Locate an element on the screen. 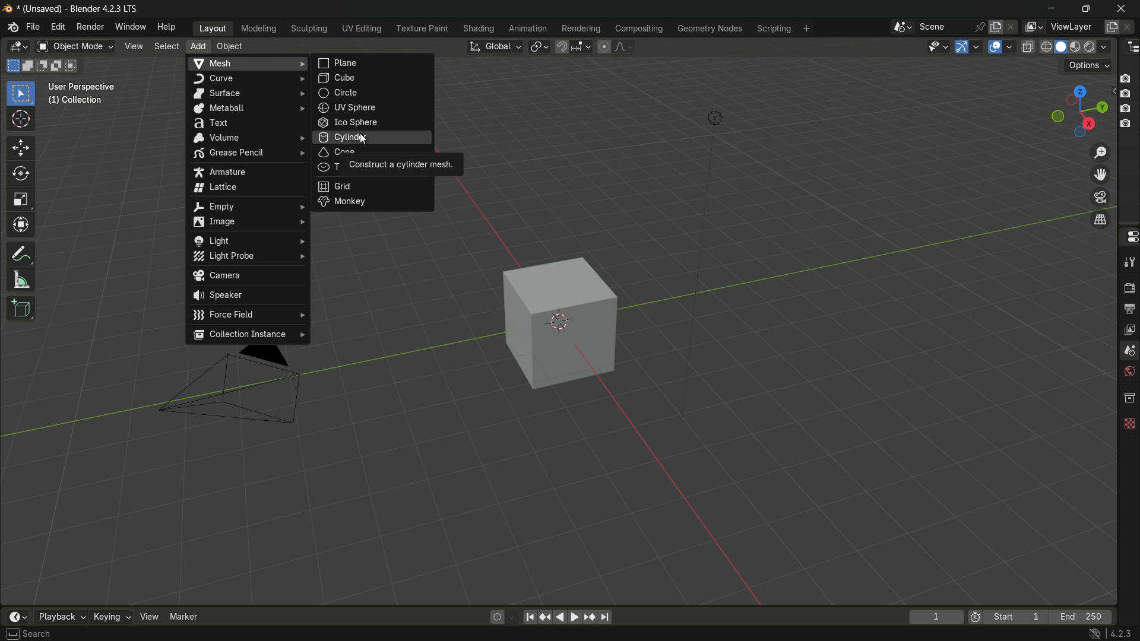  current frame is located at coordinates (936, 616).